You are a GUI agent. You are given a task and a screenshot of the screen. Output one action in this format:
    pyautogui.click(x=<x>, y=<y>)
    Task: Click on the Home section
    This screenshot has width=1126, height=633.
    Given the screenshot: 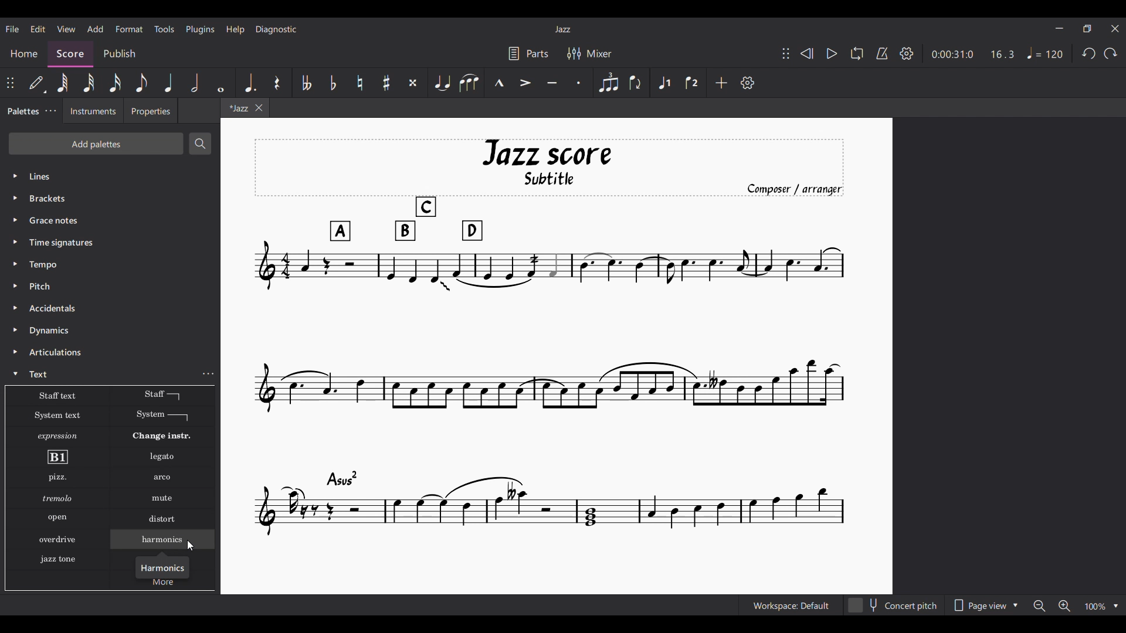 What is the action you would take?
    pyautogui.click(x=25, y=50)
    